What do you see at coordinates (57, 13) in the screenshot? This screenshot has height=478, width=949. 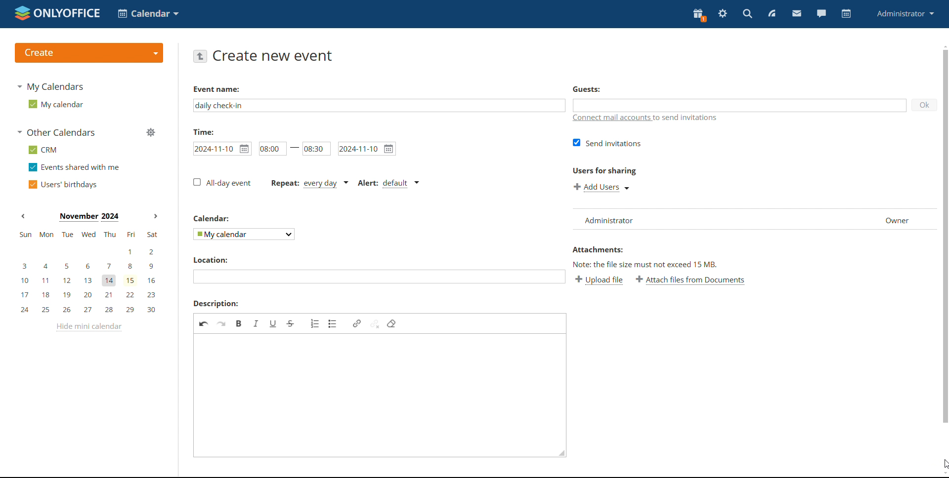 I see `logo` at bounding box center [57, 13].